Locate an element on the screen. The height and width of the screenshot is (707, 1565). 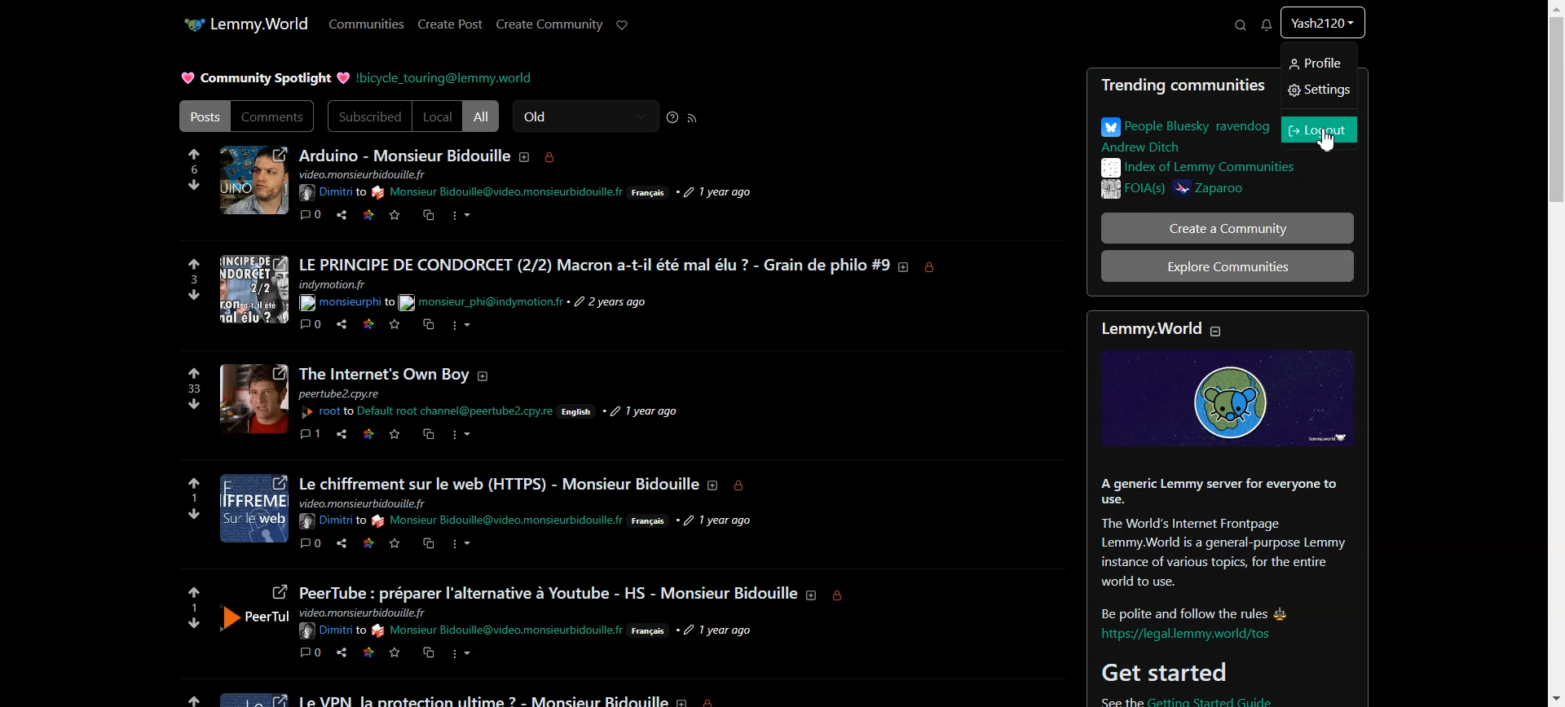
more is located at coordinates (469, 327).